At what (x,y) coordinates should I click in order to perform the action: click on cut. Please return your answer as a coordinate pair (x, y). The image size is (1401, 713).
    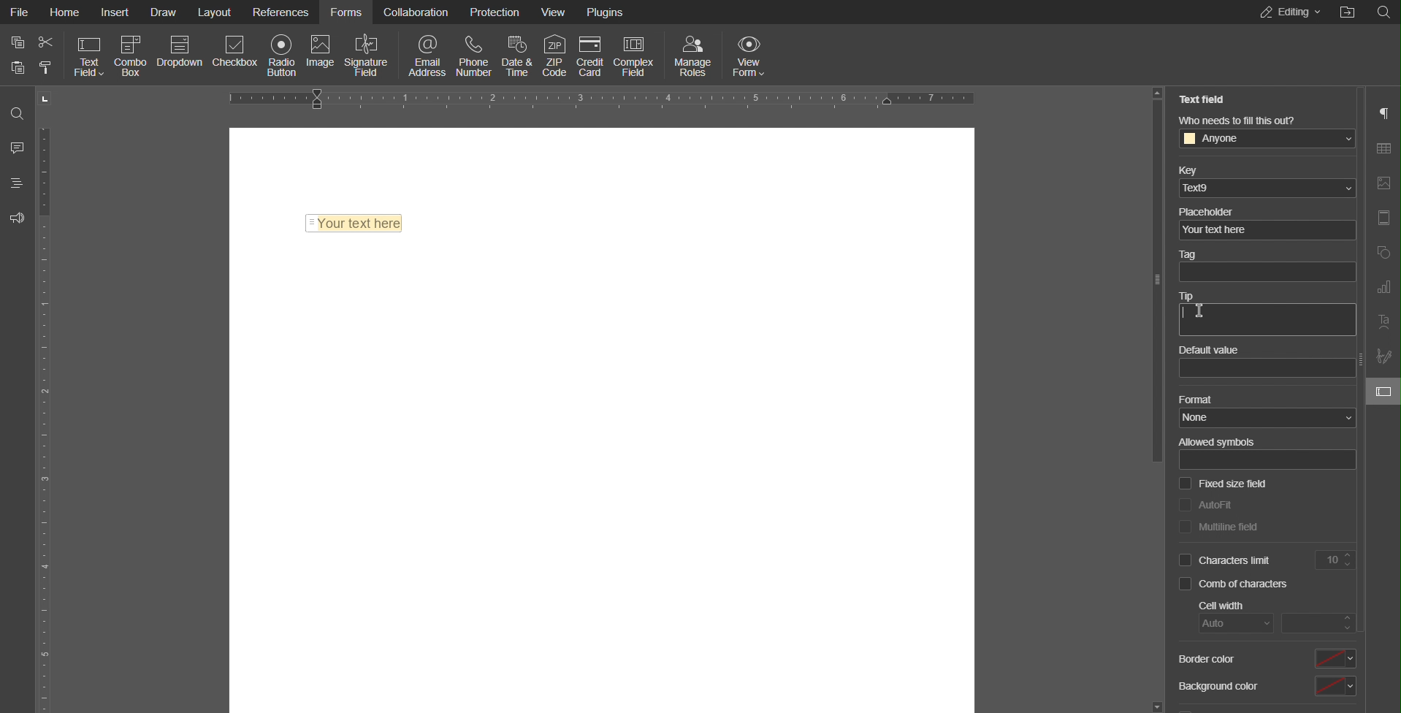
    Looking at the image, I should click on (47, 42).